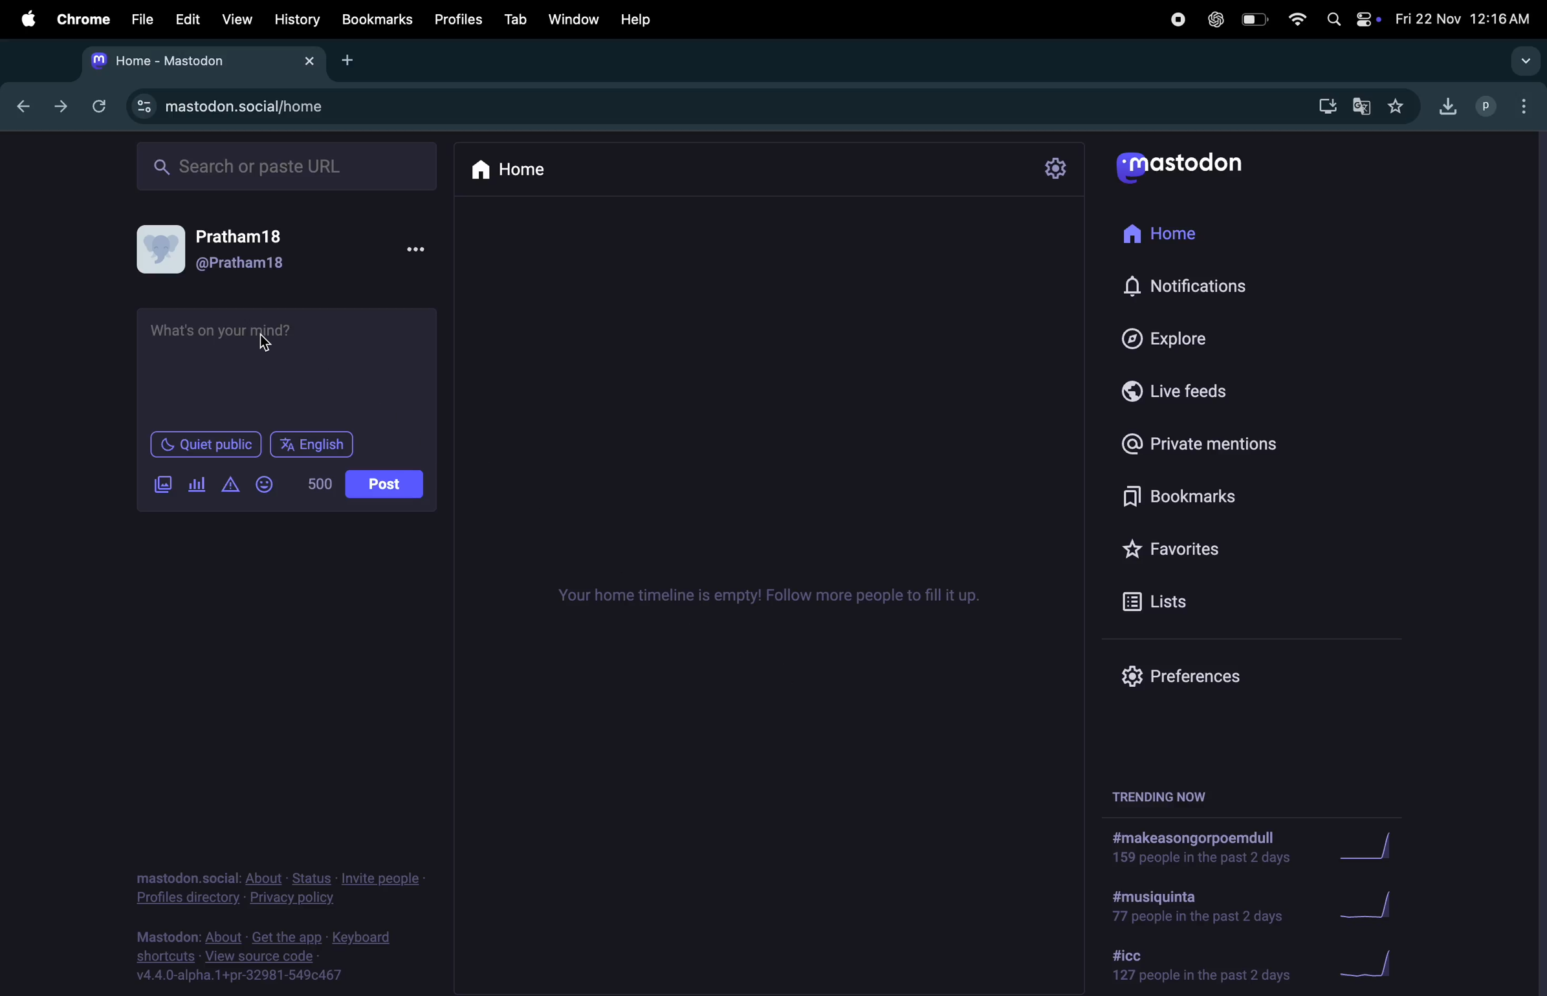 The image size is (1547, 996). Describe the element at coordinates (285, 250) in the screenshot. I see `user profile` at that location.